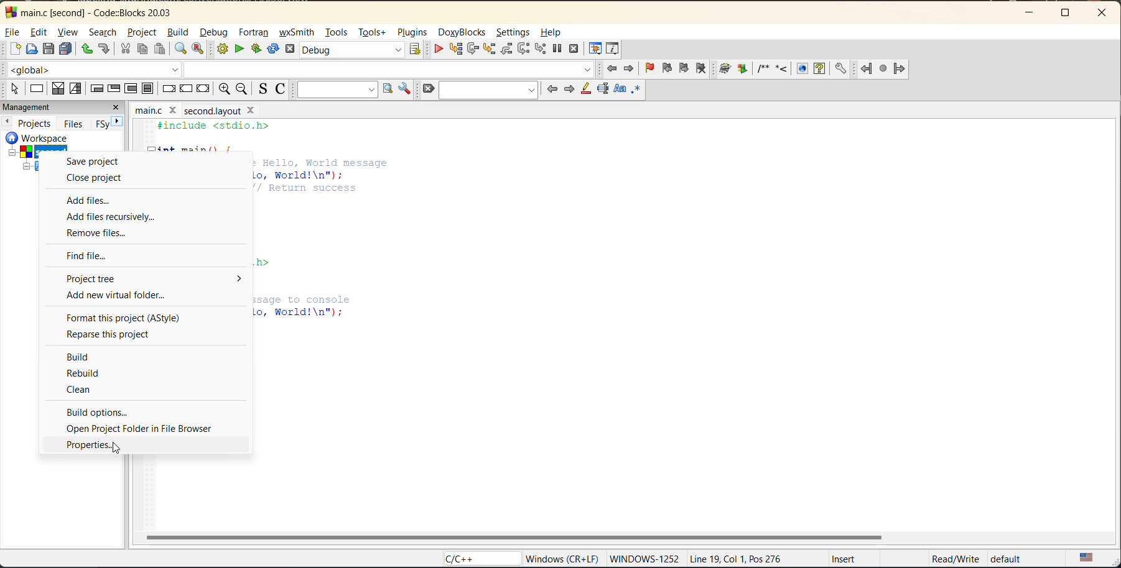 The height and width of the screenshot is (568, 1121). What do you see at coordinates (602, 91) in the screenshot?
I see `selected text` at bounding box center [602, 91].